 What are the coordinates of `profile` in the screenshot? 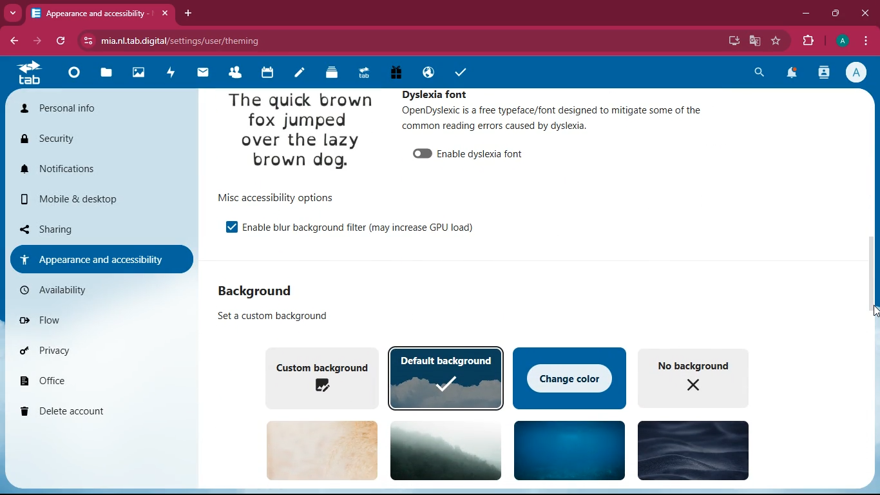 It's located at (859, 72).